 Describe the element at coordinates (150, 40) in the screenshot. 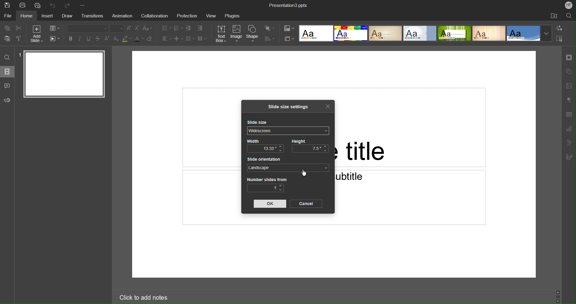

I see `Erase Style` at that location.